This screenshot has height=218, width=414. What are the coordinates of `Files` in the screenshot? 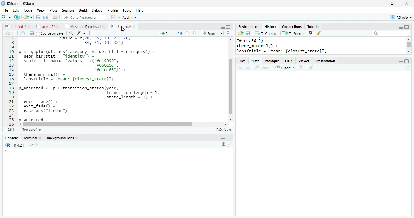 It's located at (242, 61).